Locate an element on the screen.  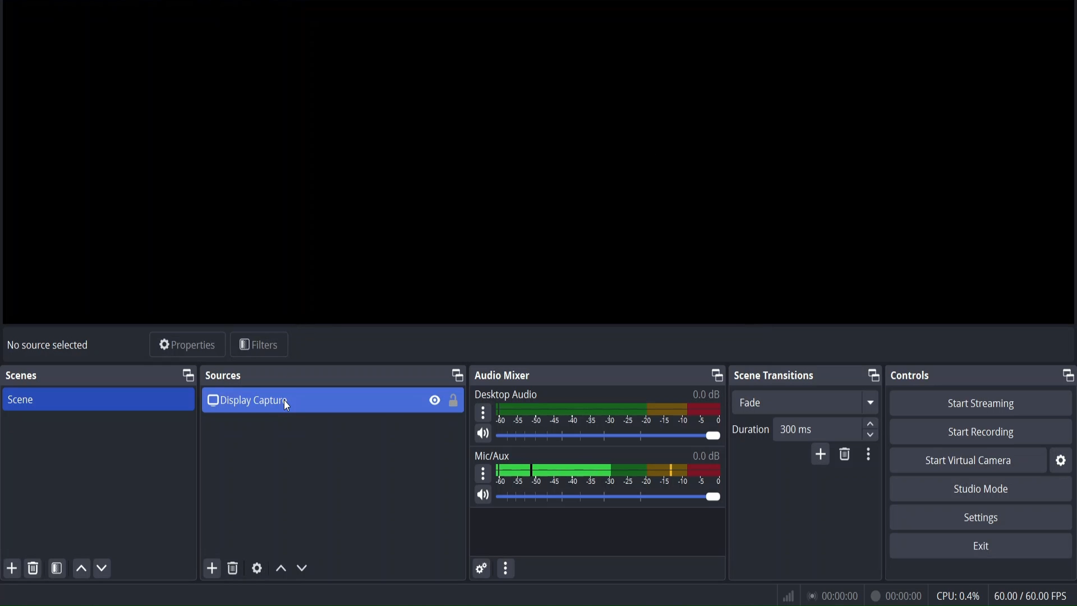
Duration is located at coordinates (752, 430).